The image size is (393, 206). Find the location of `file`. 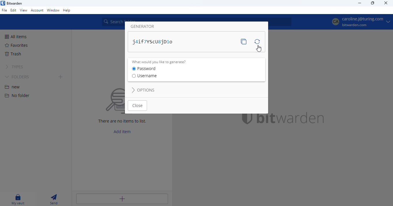

file is located at coordinates (4, 10).